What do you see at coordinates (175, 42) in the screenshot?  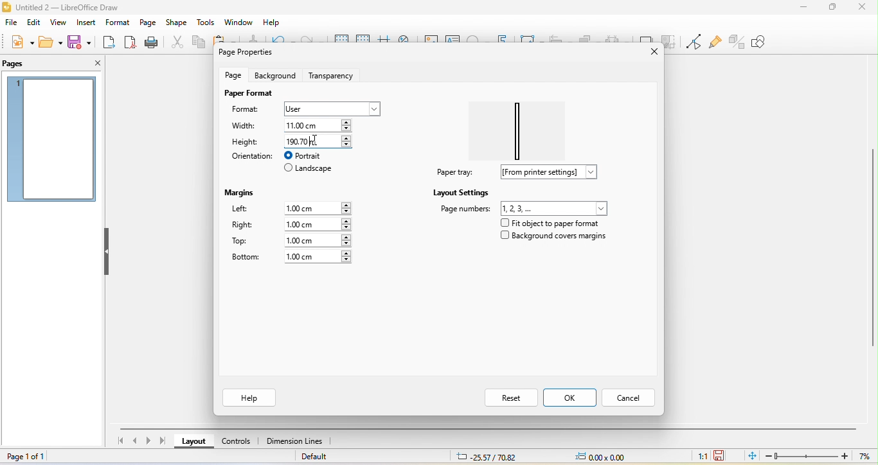 I see `cut` at bounding box center [175, 42].